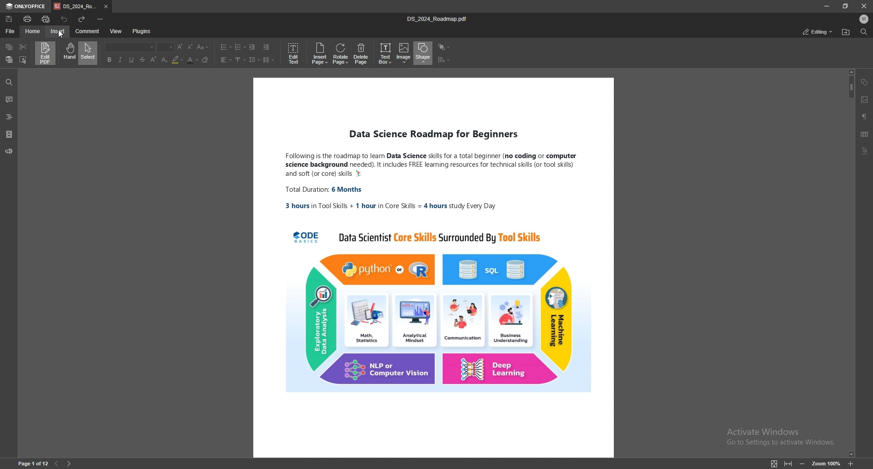  What do you see at coordinates (23, 46) in the screenshot?
I see `cut` at bounding box center [23, 46].